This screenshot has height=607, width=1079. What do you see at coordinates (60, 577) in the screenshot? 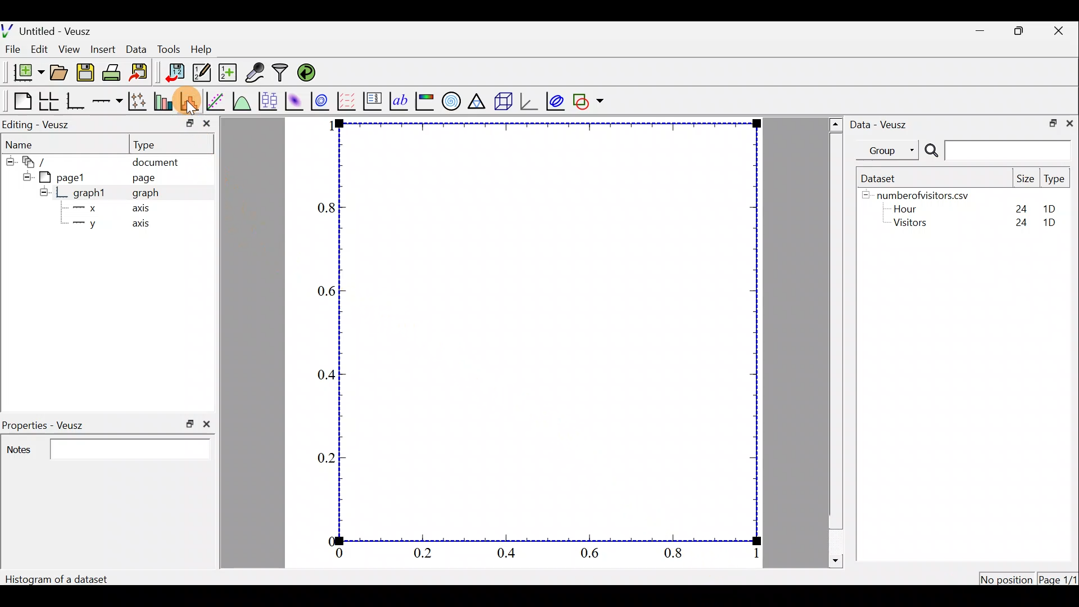
I see `Histogram of a dataset` at bounding box center [60, 577].